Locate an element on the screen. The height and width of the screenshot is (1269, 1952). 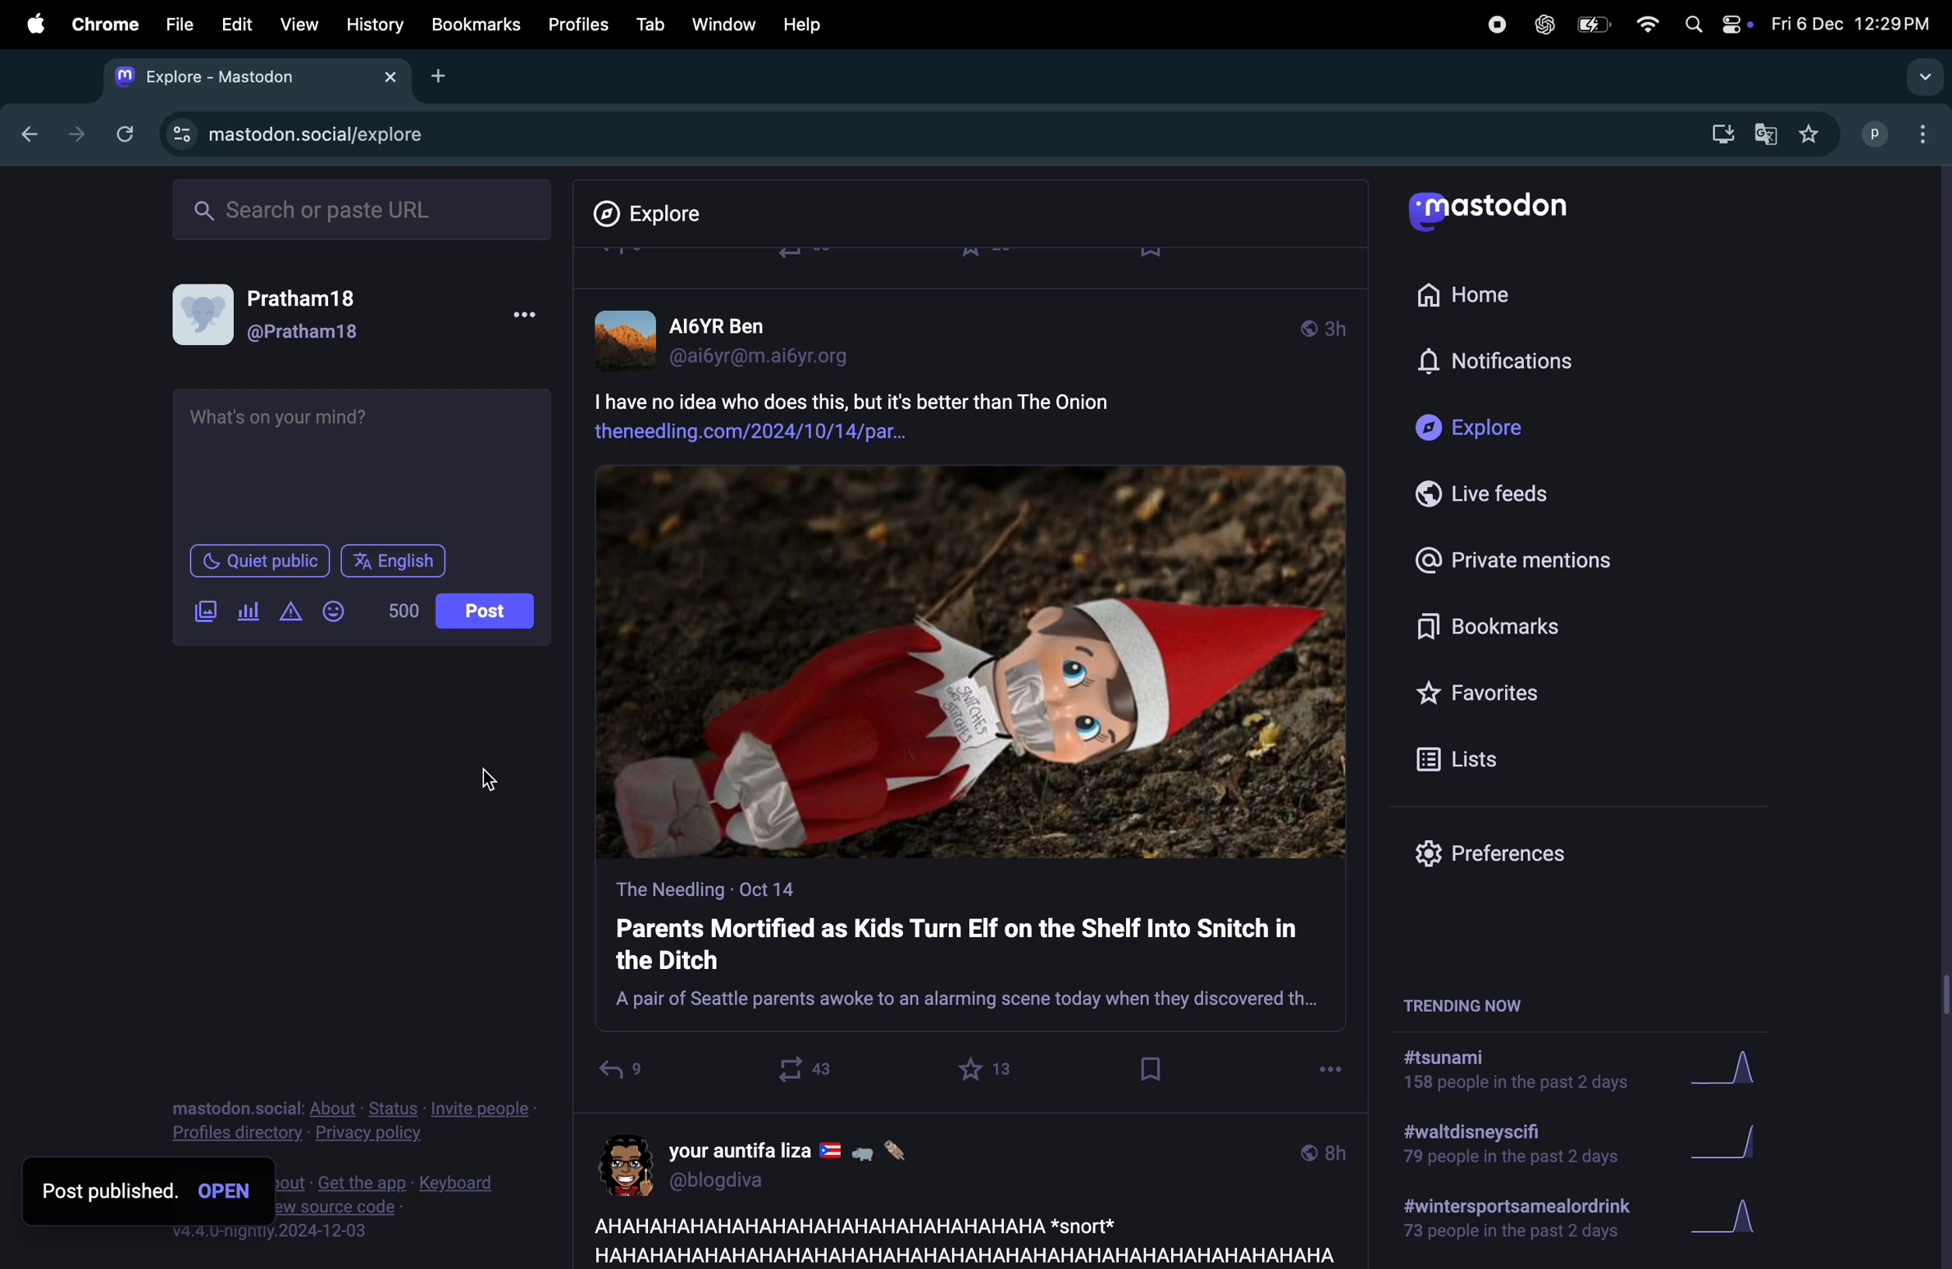
Window is located at coordinates (722, 24).